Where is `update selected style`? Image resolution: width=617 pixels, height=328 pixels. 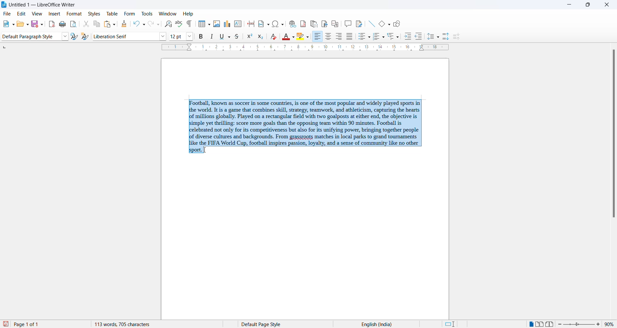 update selected style is located at coordinates (74, 36).